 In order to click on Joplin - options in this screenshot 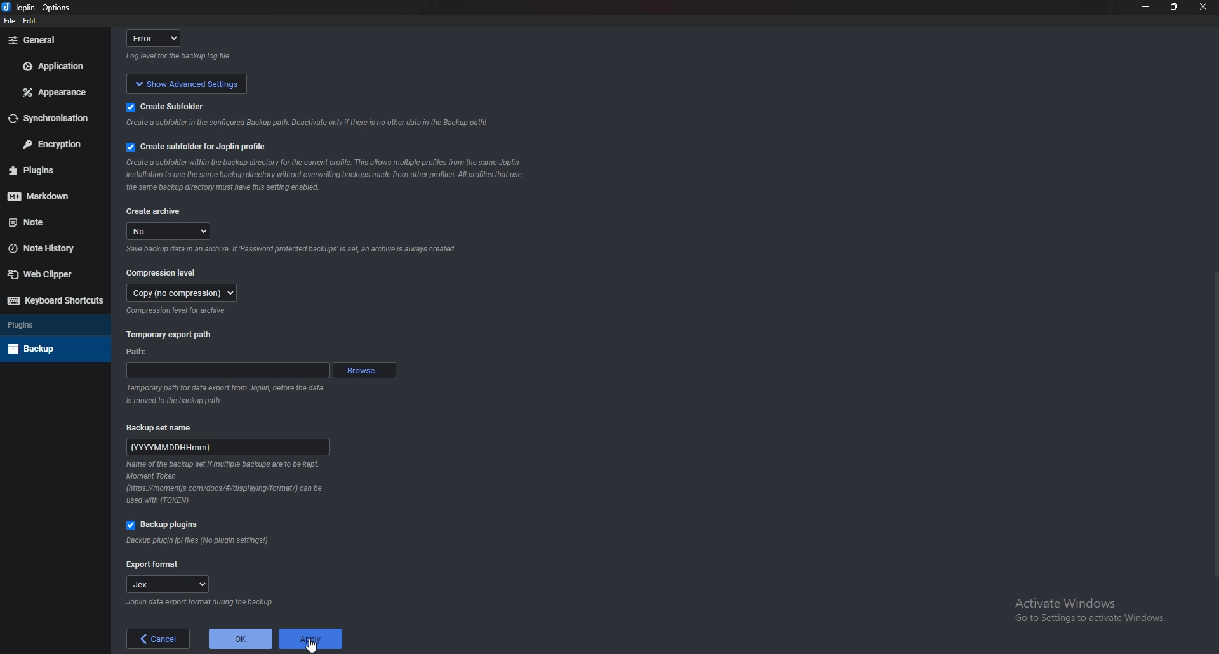, I will do `click(39, 8)`.